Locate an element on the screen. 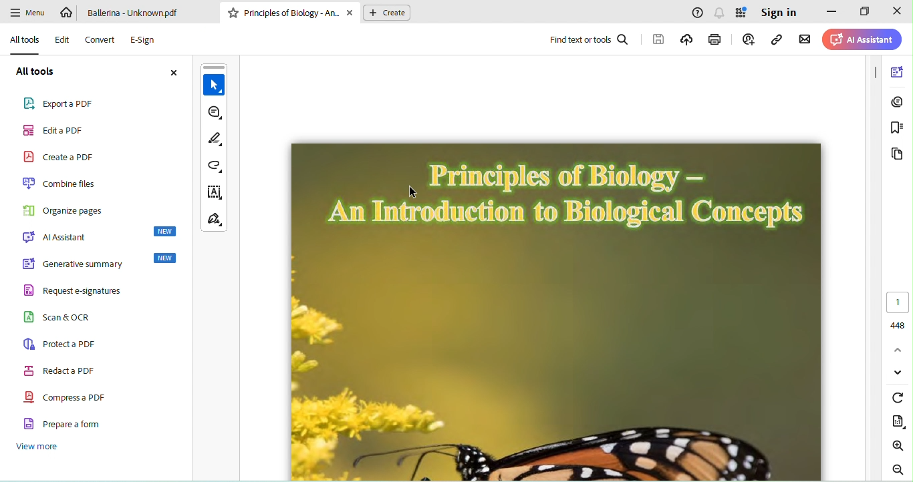  close is located at coordinates (896, 11).